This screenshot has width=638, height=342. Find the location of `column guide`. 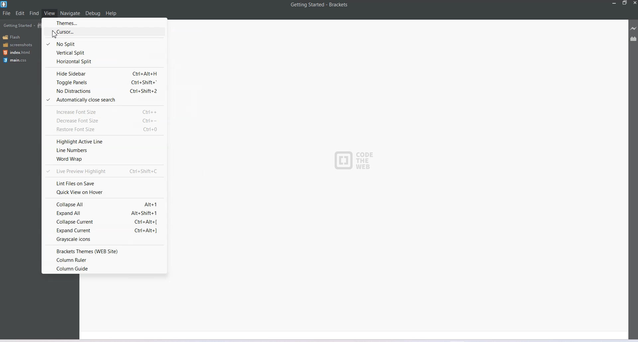

column guide is located at coordinates (104, 269).